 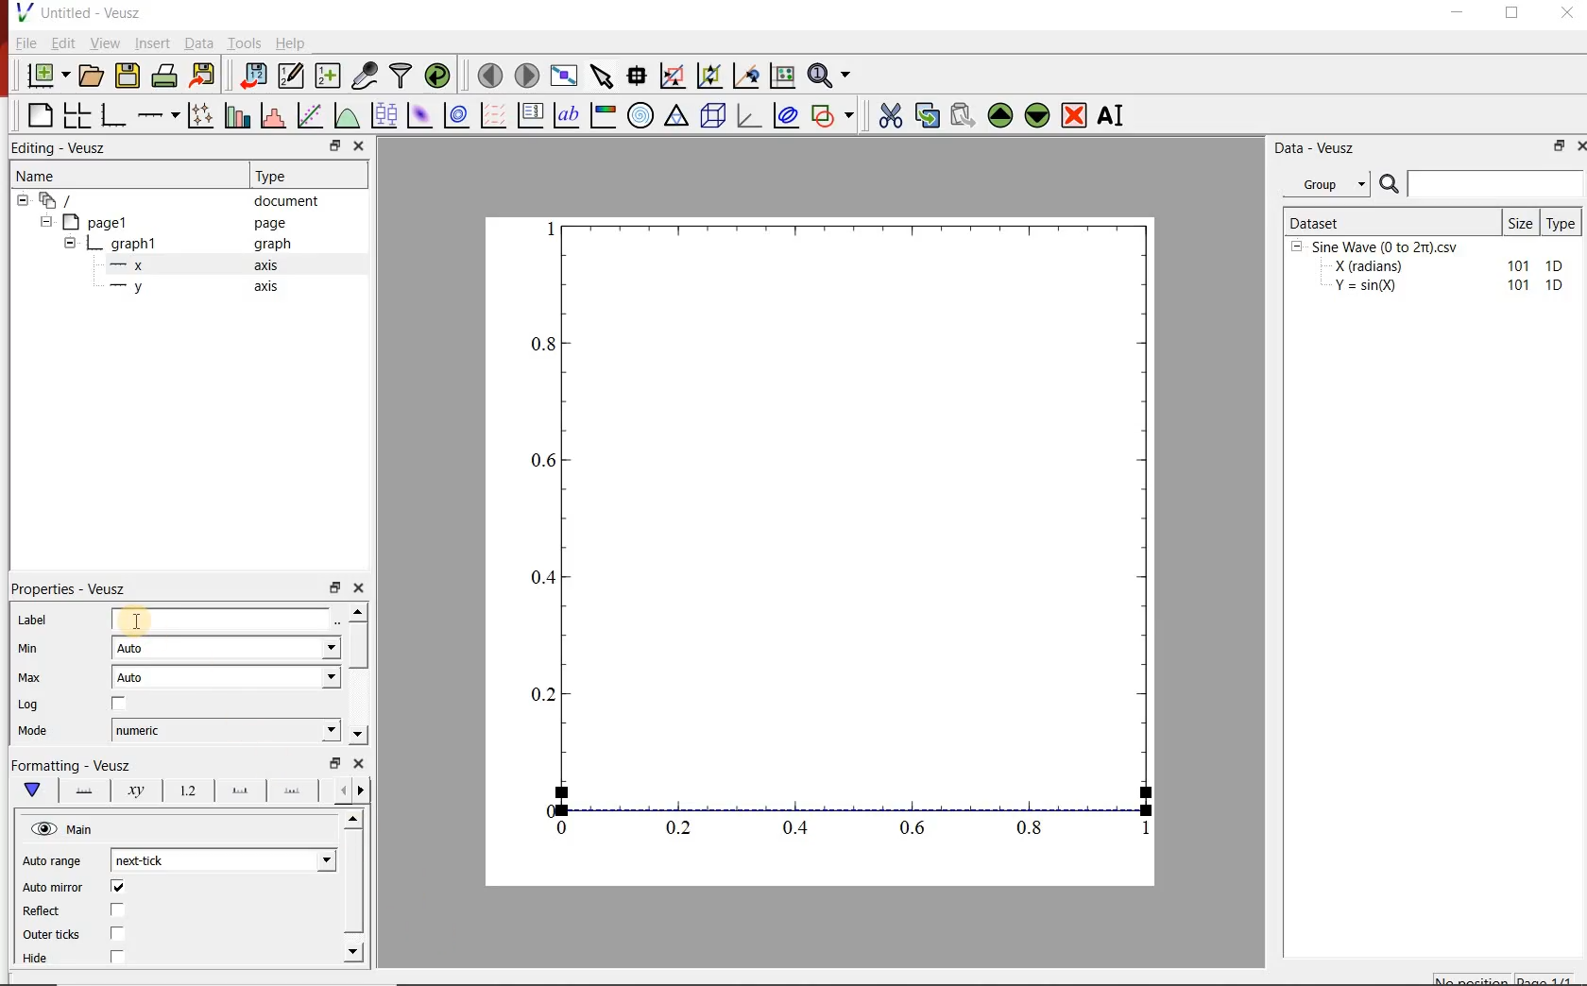 I want to click on Close, so click(x=360, y=763).